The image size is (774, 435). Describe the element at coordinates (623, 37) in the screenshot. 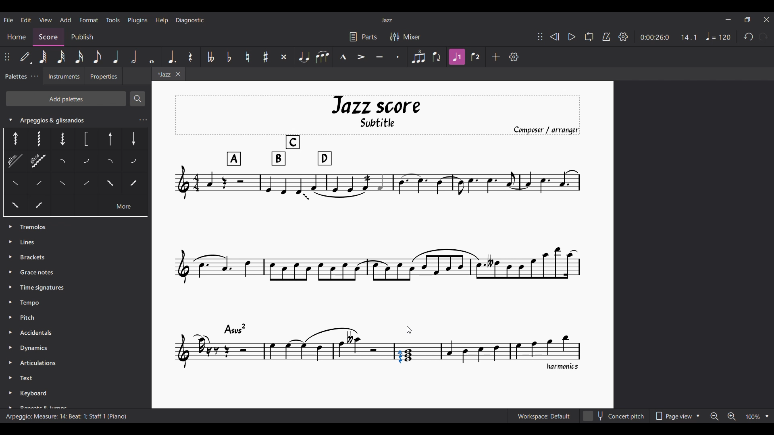

I see `Settings` at that location.